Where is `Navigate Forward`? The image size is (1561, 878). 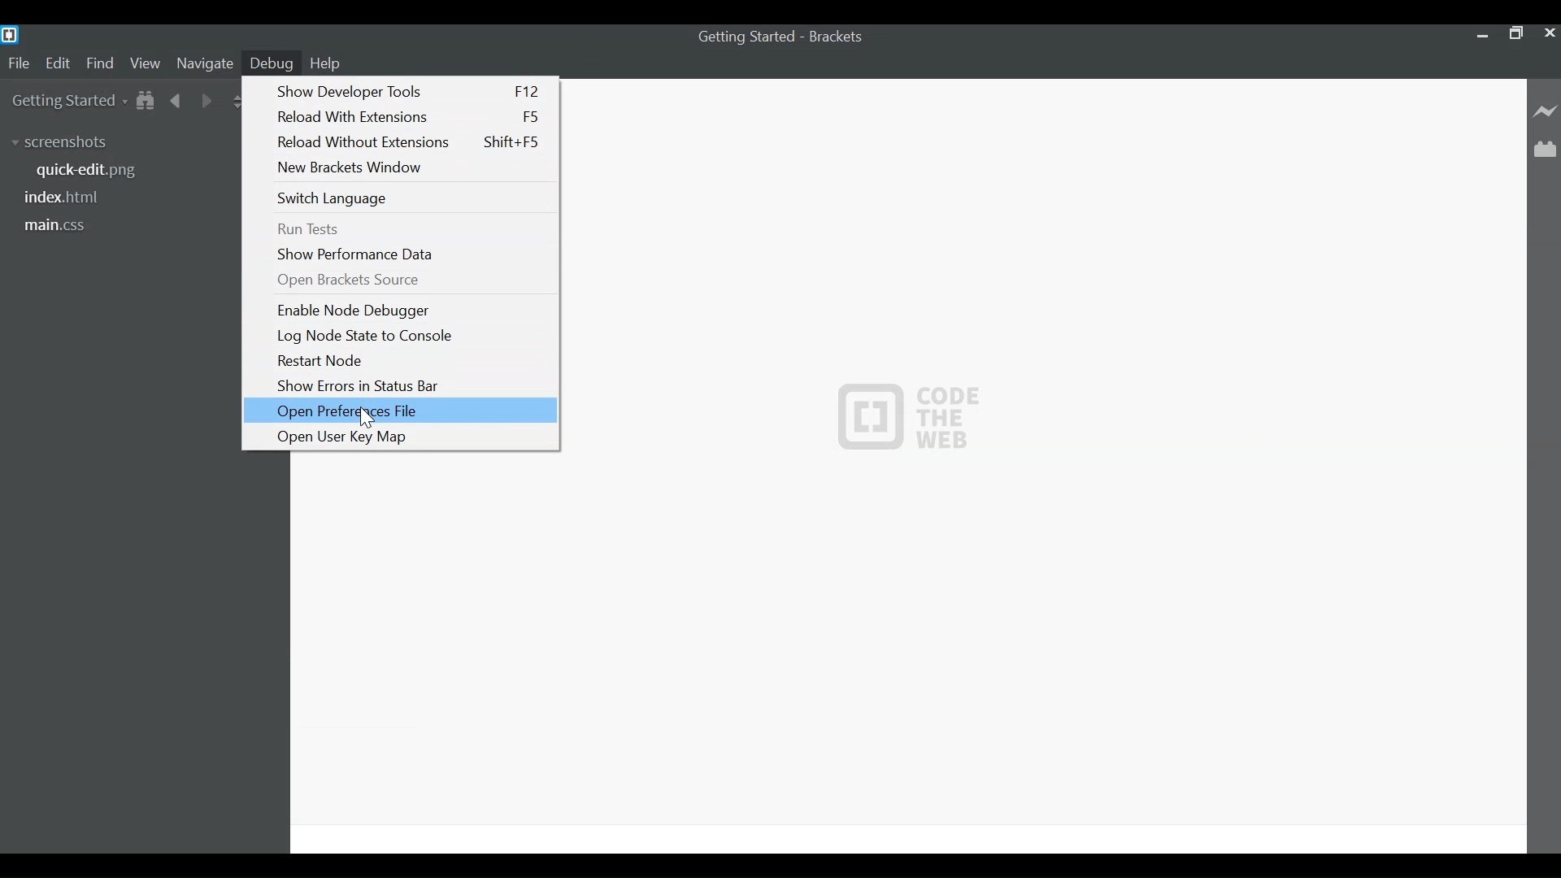 Navigate Forward is located at coordinates (207, 101).